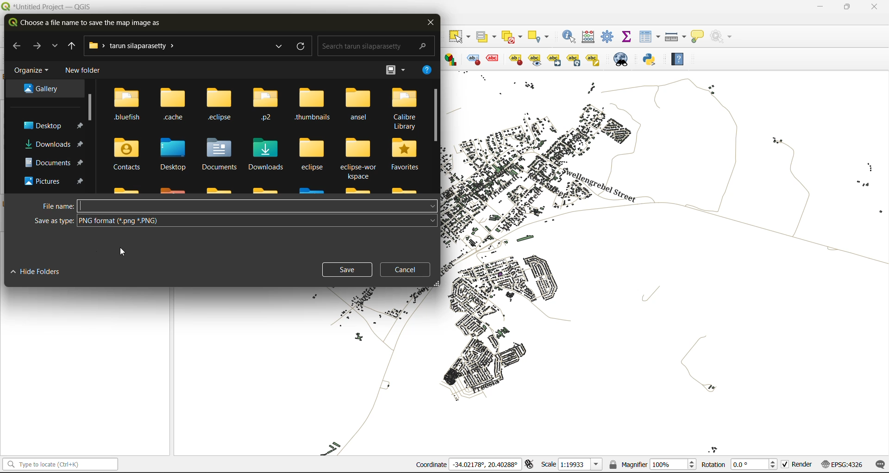 Image resolution: width=889 pixels, height=473 pixels. I want to click on cancel, so click(406, 270).